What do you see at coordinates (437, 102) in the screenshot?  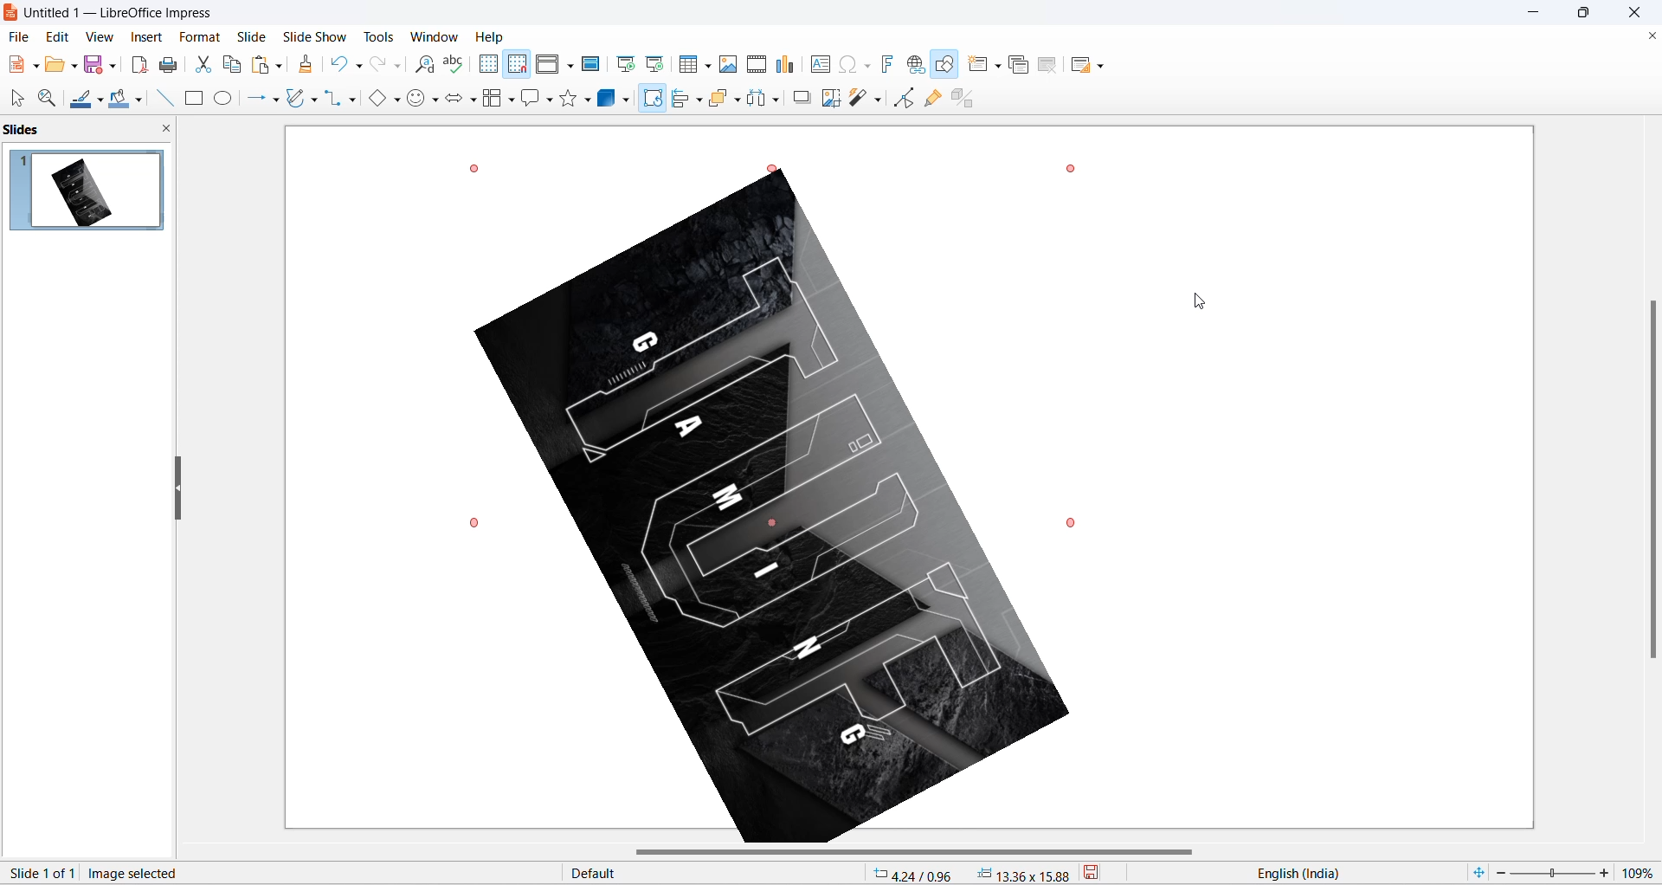 I see `symbol shapes` at bounding box center [437, 102].